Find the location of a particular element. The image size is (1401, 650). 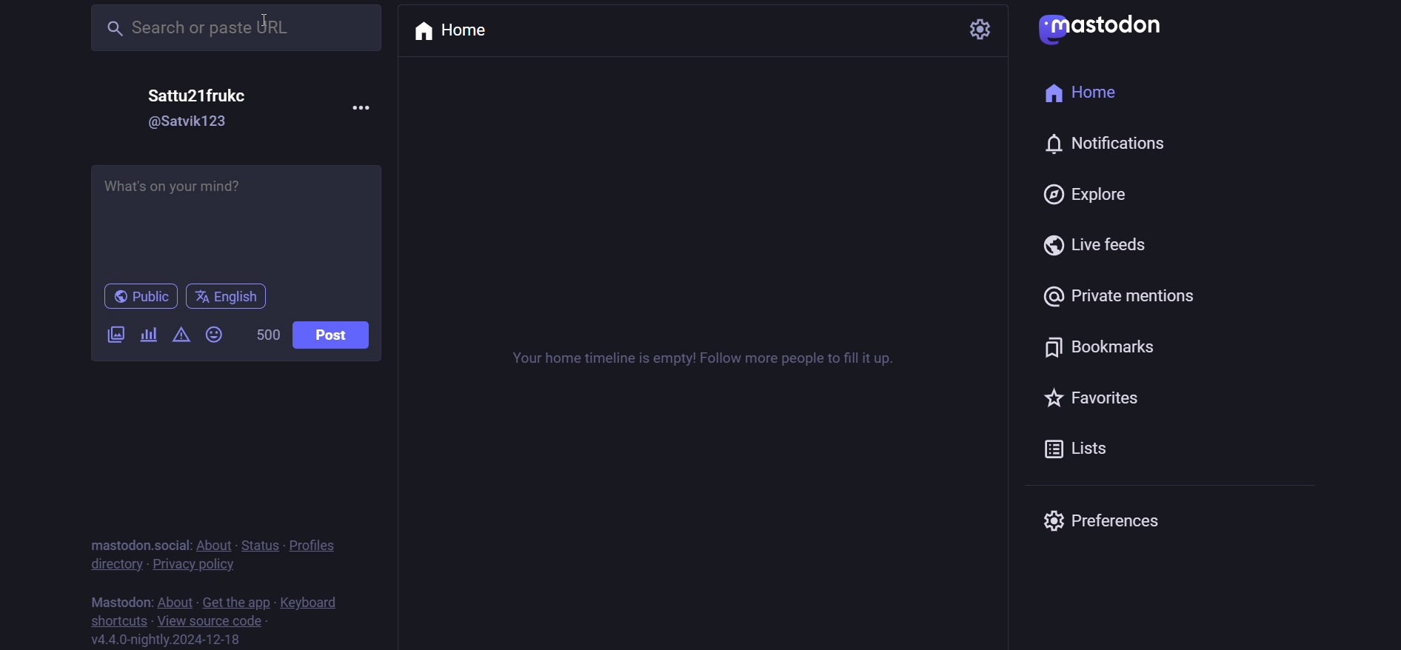

about is located at coordinates (211, 543).